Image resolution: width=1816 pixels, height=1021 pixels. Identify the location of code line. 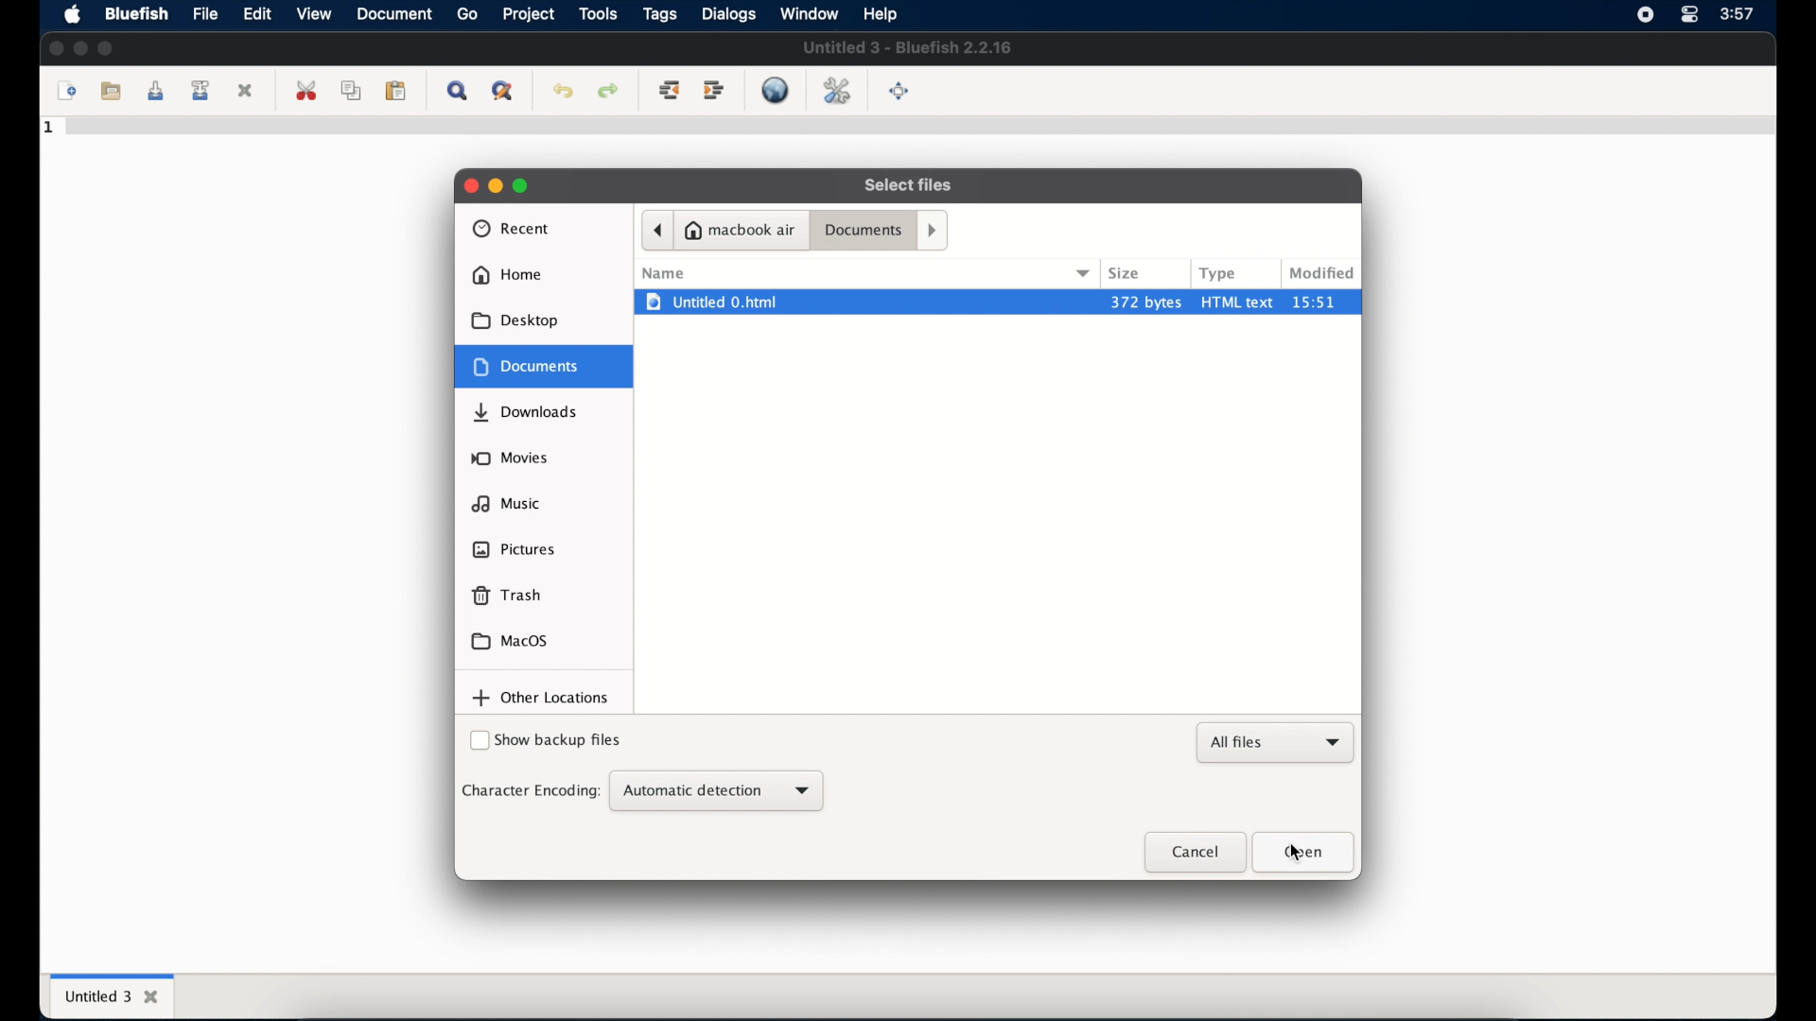
(917, 130).